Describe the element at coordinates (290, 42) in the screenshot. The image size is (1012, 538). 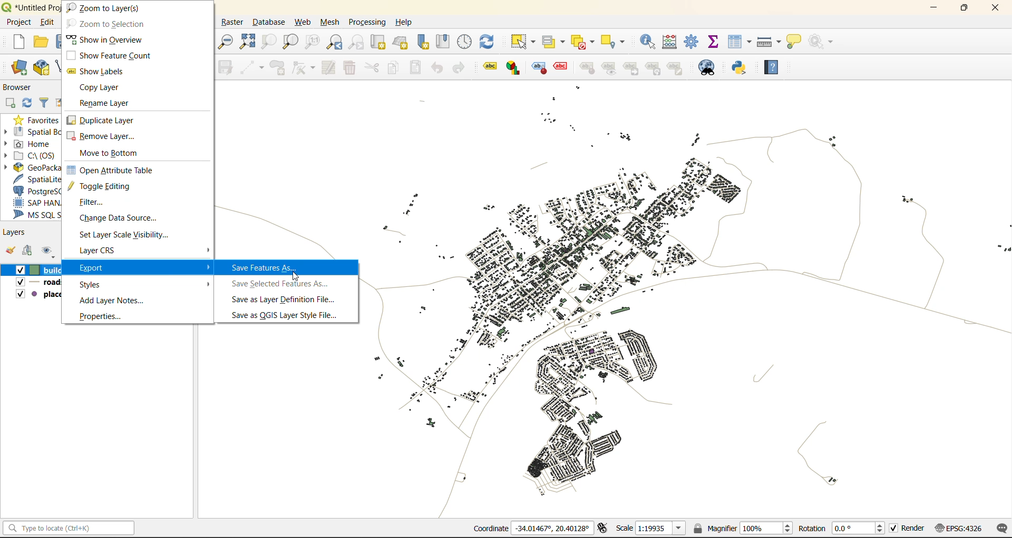
I see `zoom layer` at that location.